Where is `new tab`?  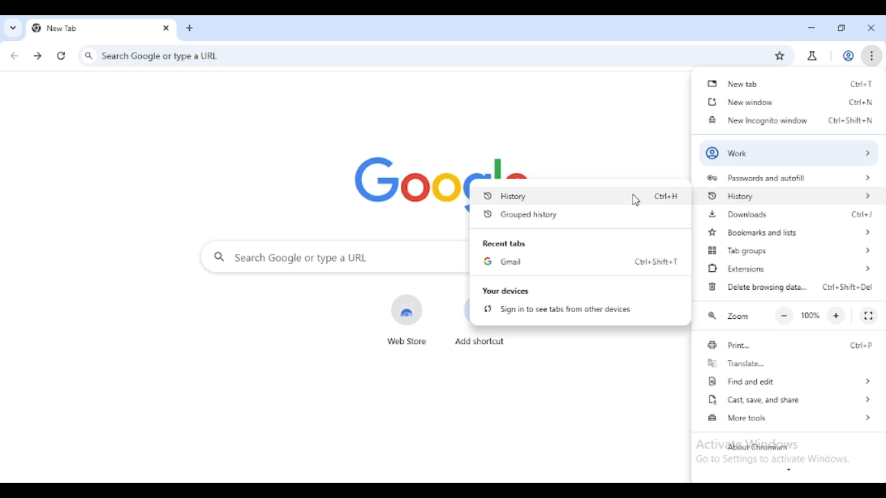 new tab is located at coordinates (87, 28).